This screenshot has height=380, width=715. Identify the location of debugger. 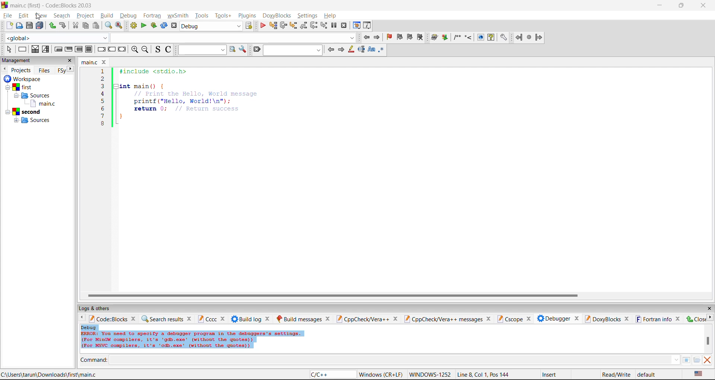
(558, 319).